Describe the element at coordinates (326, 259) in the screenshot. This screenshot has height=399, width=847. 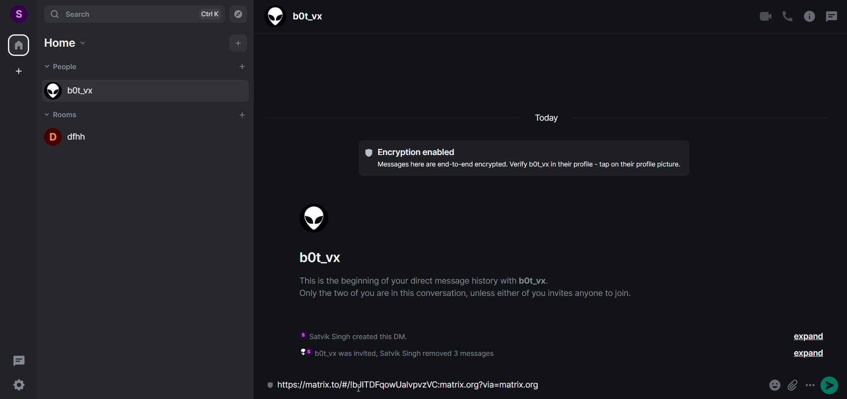
I see `people name` at that location.